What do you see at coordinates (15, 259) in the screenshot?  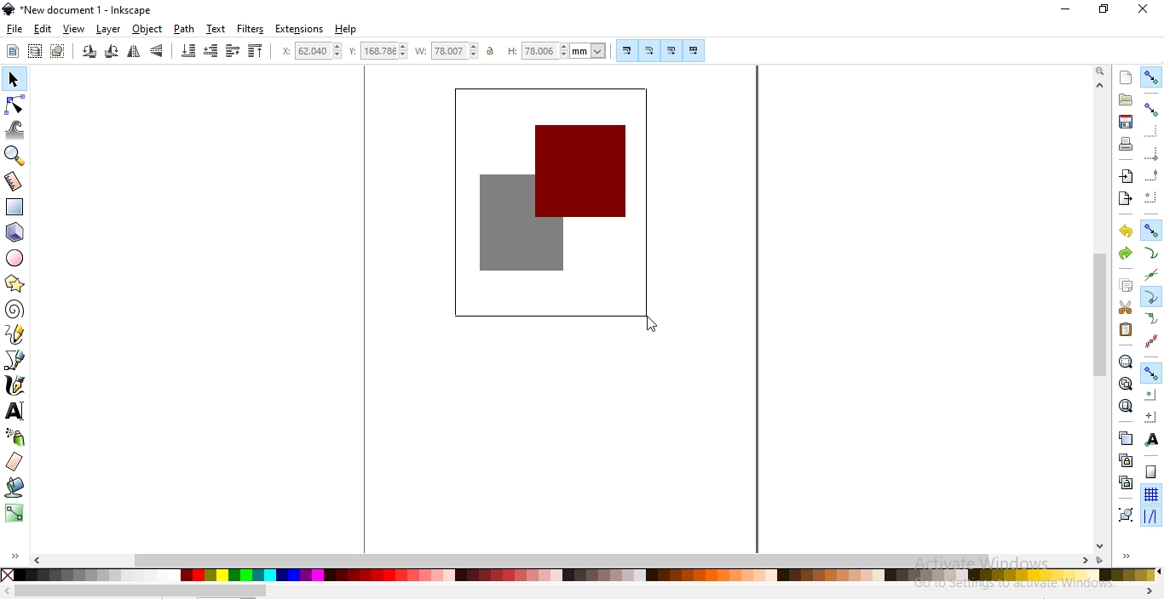 I see `create circles, arcs and ellipses` at bounding box center [15, 259].